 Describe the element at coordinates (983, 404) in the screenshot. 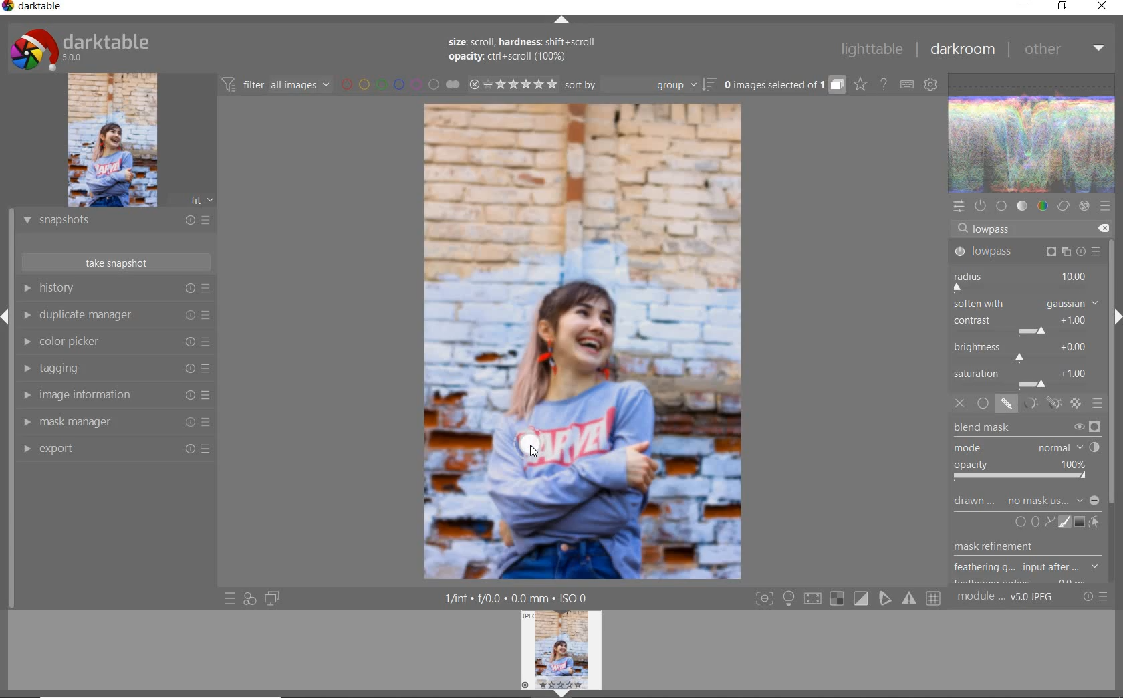

I see `uniformly` at that location.